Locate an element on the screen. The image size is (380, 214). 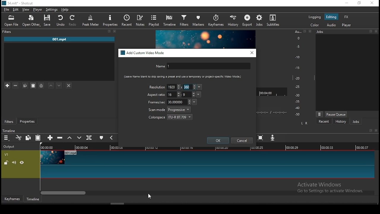
move filter down is located at coordinates (59, 86).